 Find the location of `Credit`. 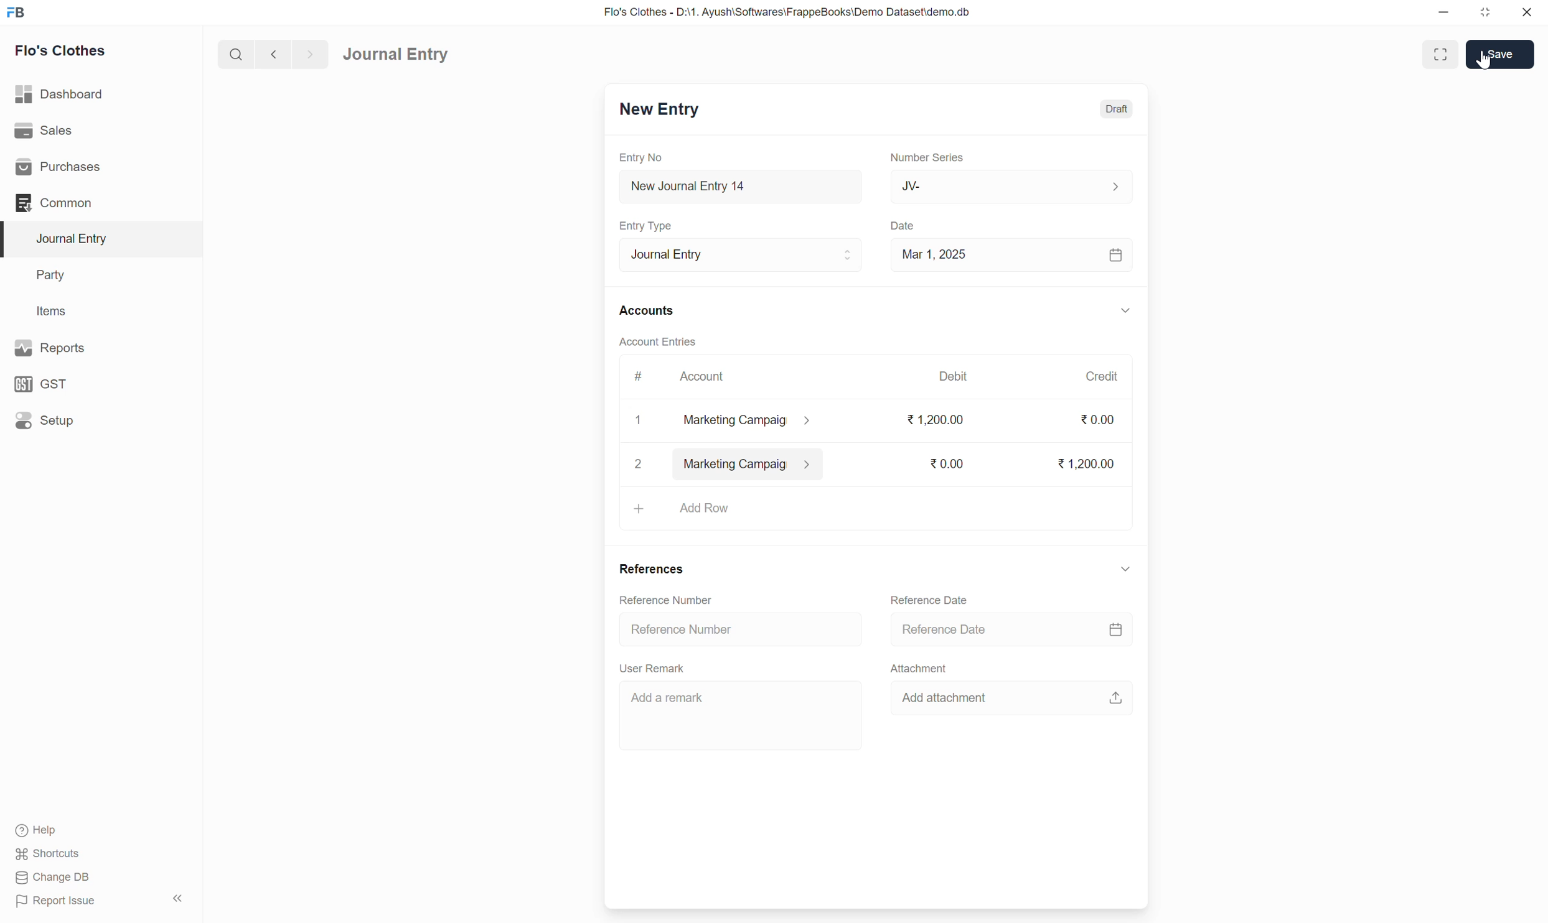

Credit is located at coordinates (1101, 376).